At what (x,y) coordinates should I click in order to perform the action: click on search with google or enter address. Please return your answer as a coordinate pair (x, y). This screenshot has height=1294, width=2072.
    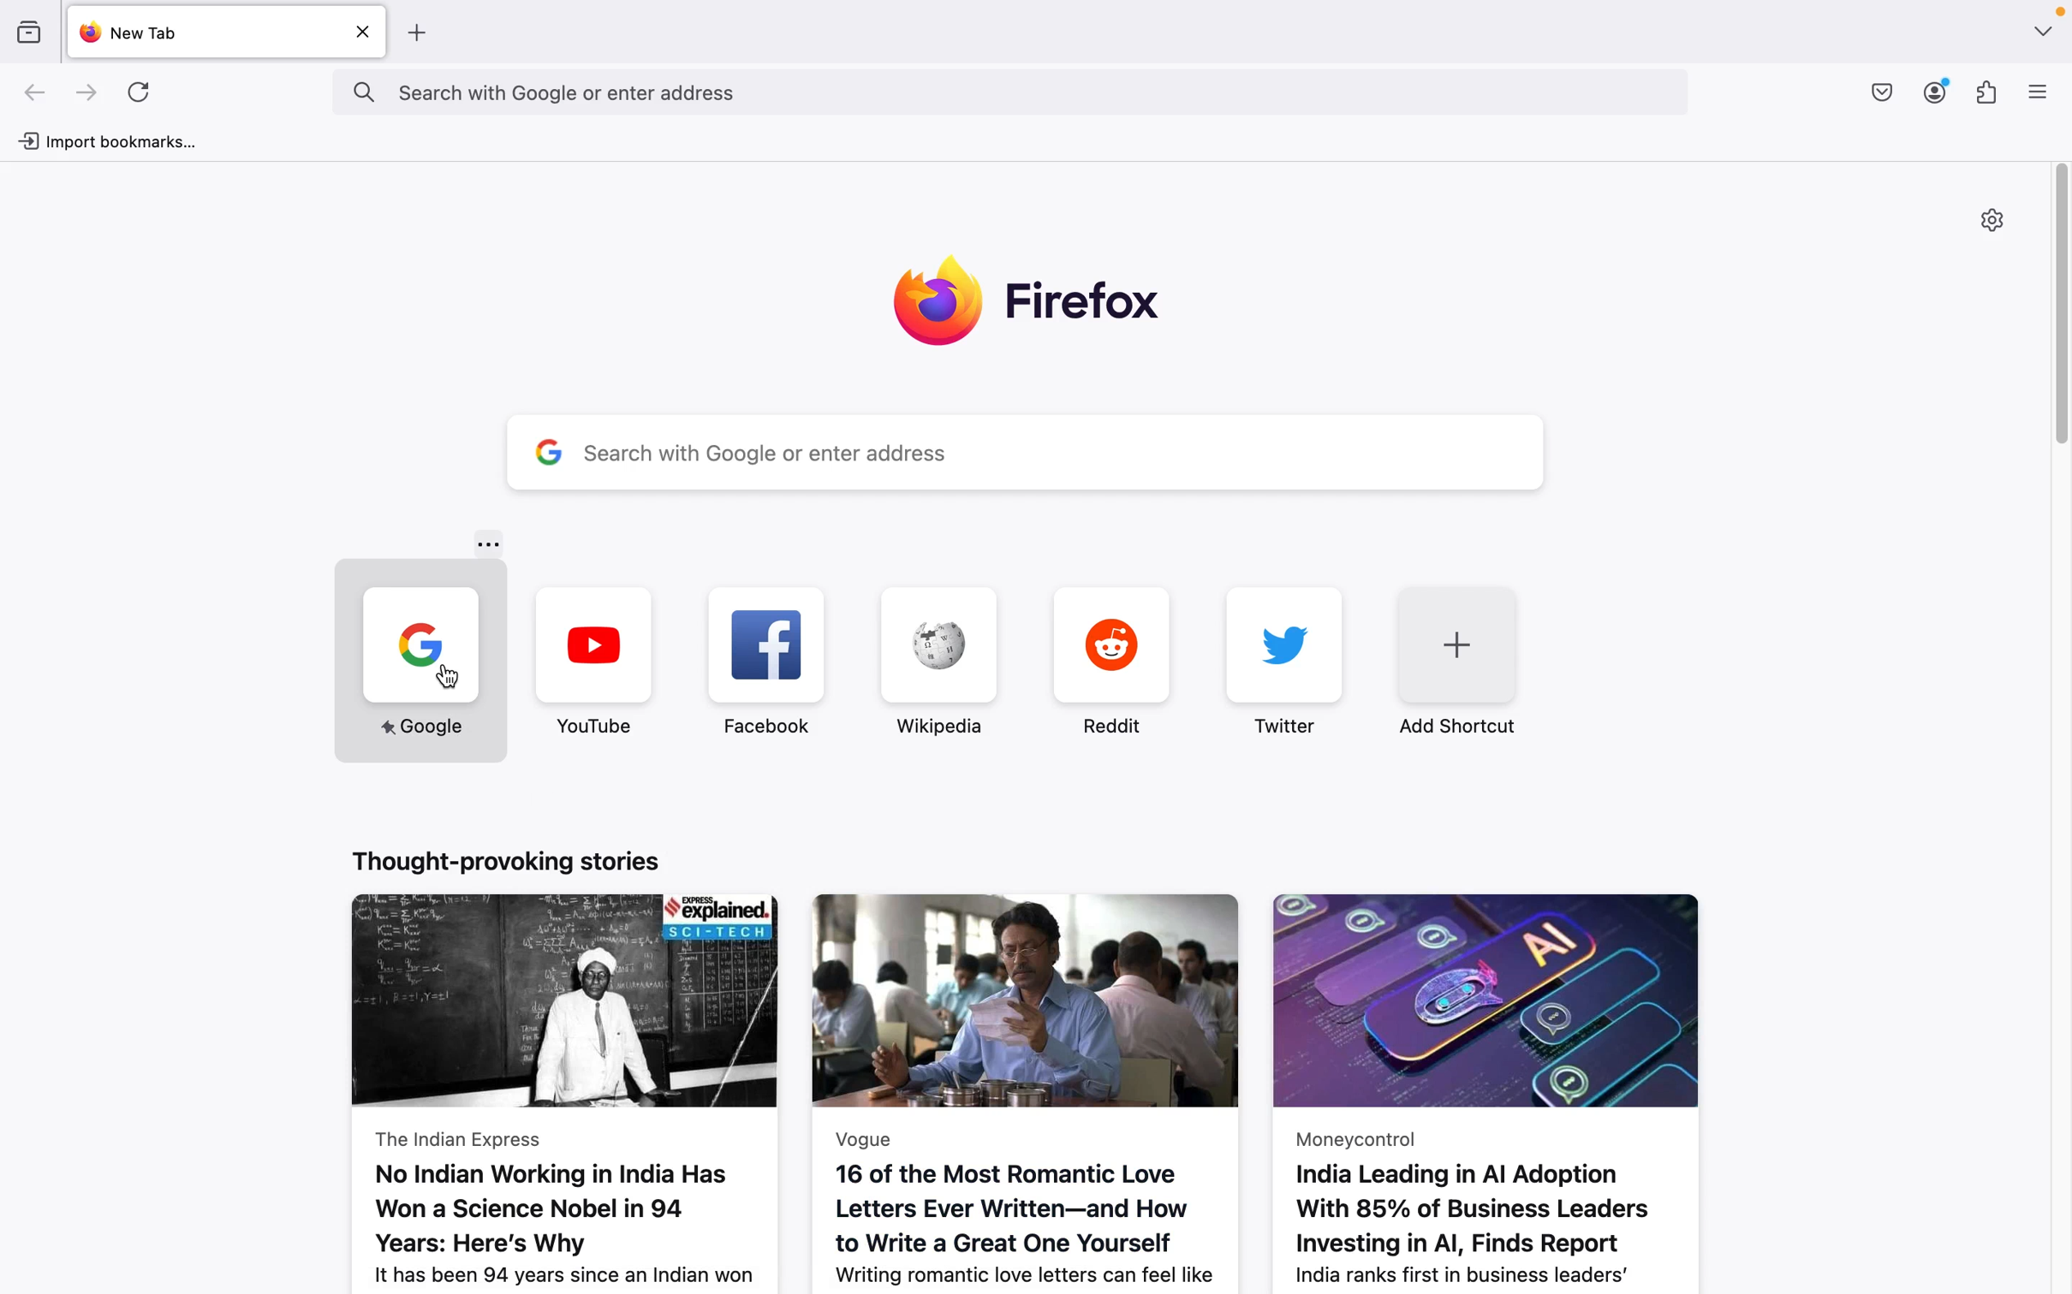
    Looking at the image, I should click on (1009, 92).